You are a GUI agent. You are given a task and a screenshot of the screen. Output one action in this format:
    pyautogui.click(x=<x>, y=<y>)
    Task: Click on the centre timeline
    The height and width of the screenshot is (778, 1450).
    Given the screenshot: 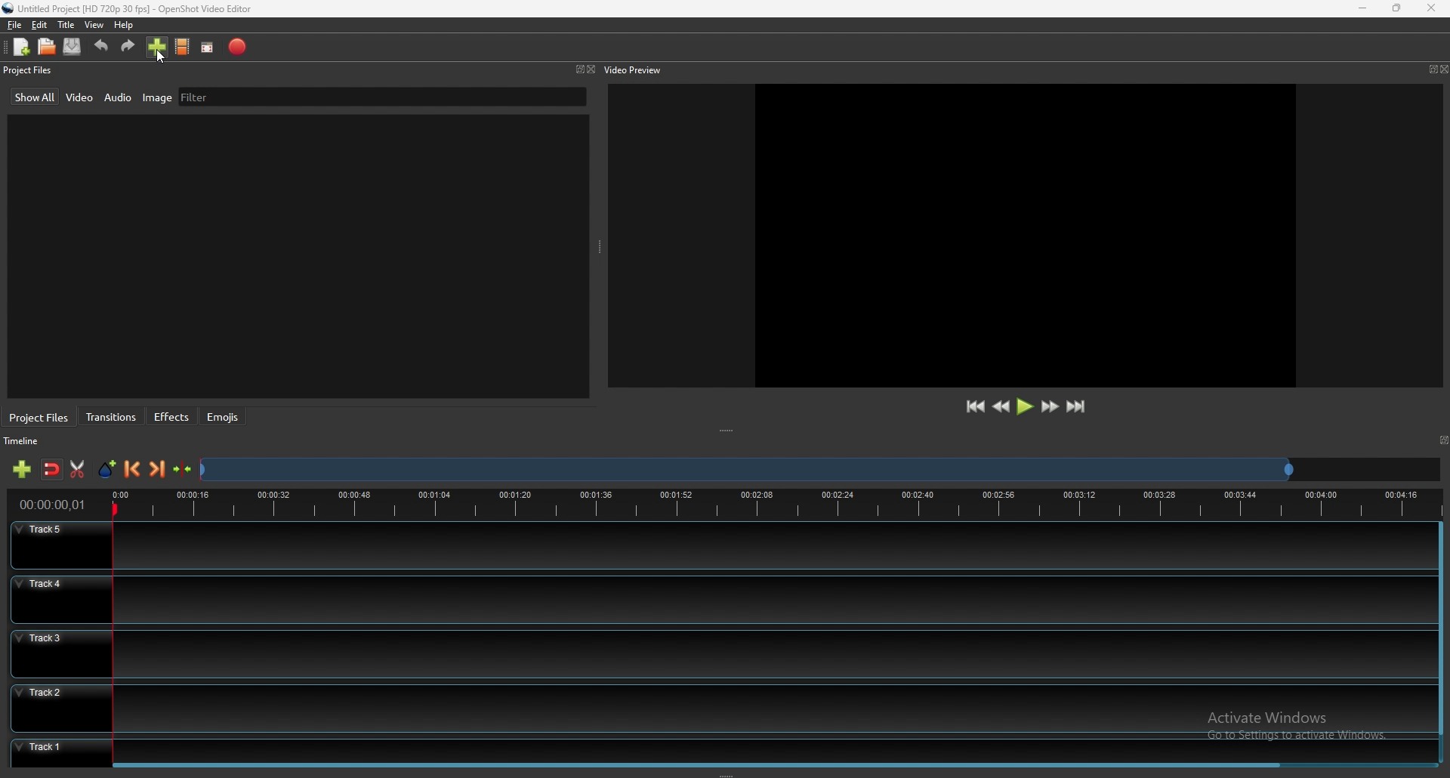 What is the action you would take?
    pyautogui.click(x=184, y=469)
    